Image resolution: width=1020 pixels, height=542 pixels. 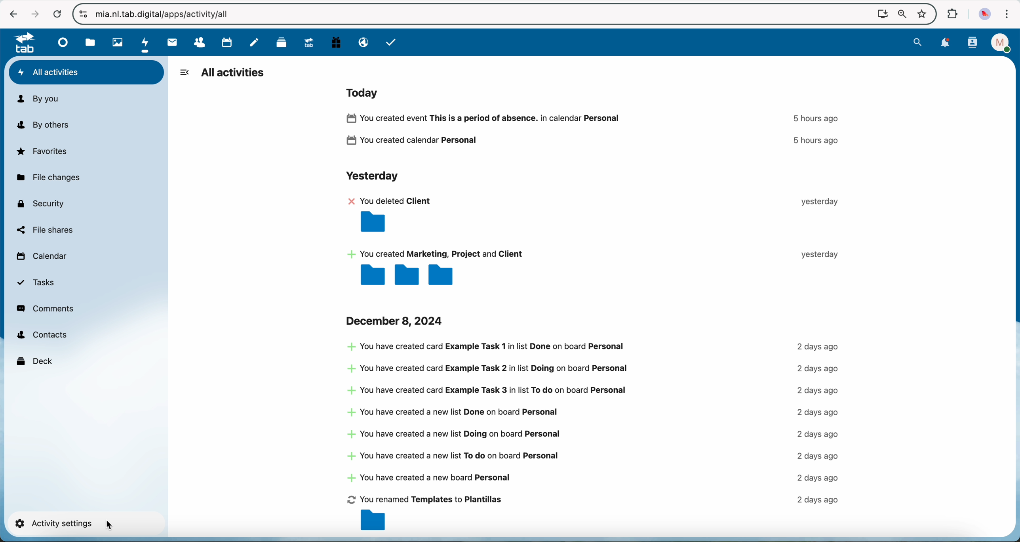 What do you see at coordinates (171, 42) in the screenshot?
I see `mail` at bounding box center [171, 42].